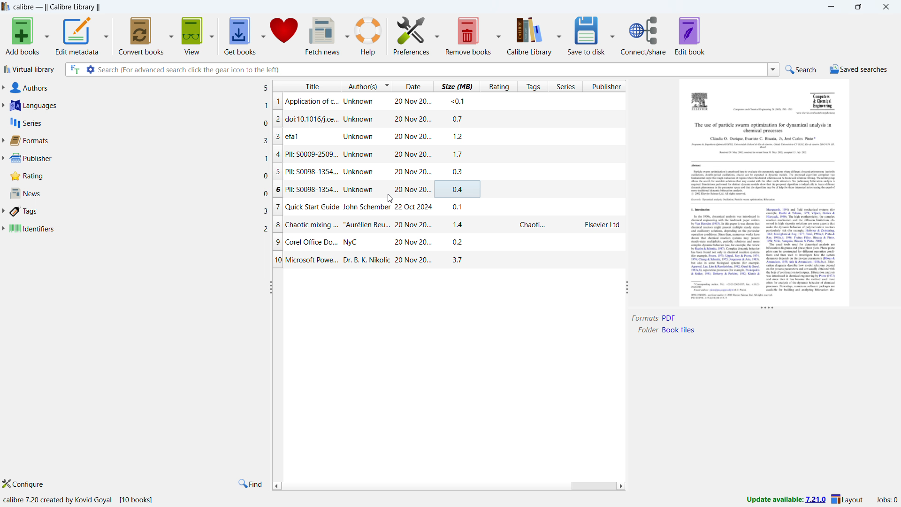 The width and height of the screenshot is (901, 507). Describe the element at coordinates (6, 6) in the screenshot. I see `logo` at that location.